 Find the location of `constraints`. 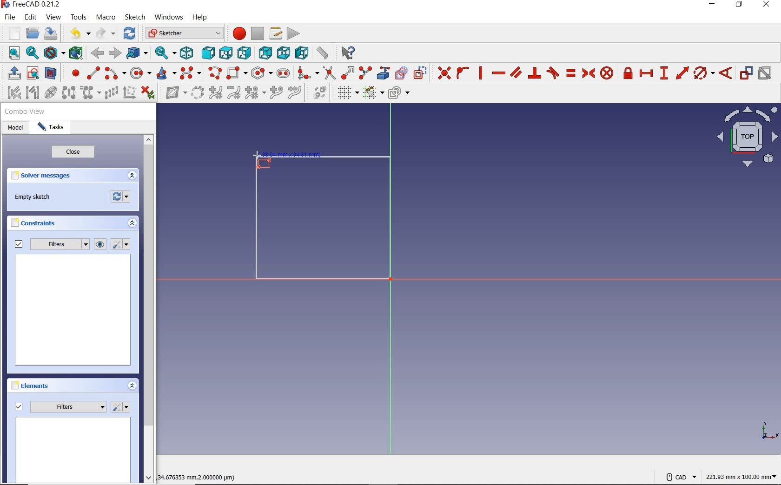

constraints is located at coordinates (36, 223).